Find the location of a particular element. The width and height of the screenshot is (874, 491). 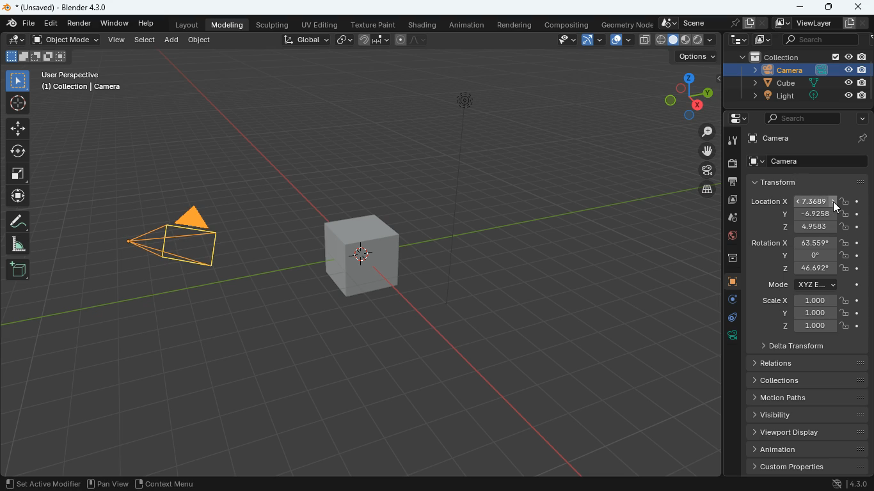

cursor is located at coordinates (836, 209).